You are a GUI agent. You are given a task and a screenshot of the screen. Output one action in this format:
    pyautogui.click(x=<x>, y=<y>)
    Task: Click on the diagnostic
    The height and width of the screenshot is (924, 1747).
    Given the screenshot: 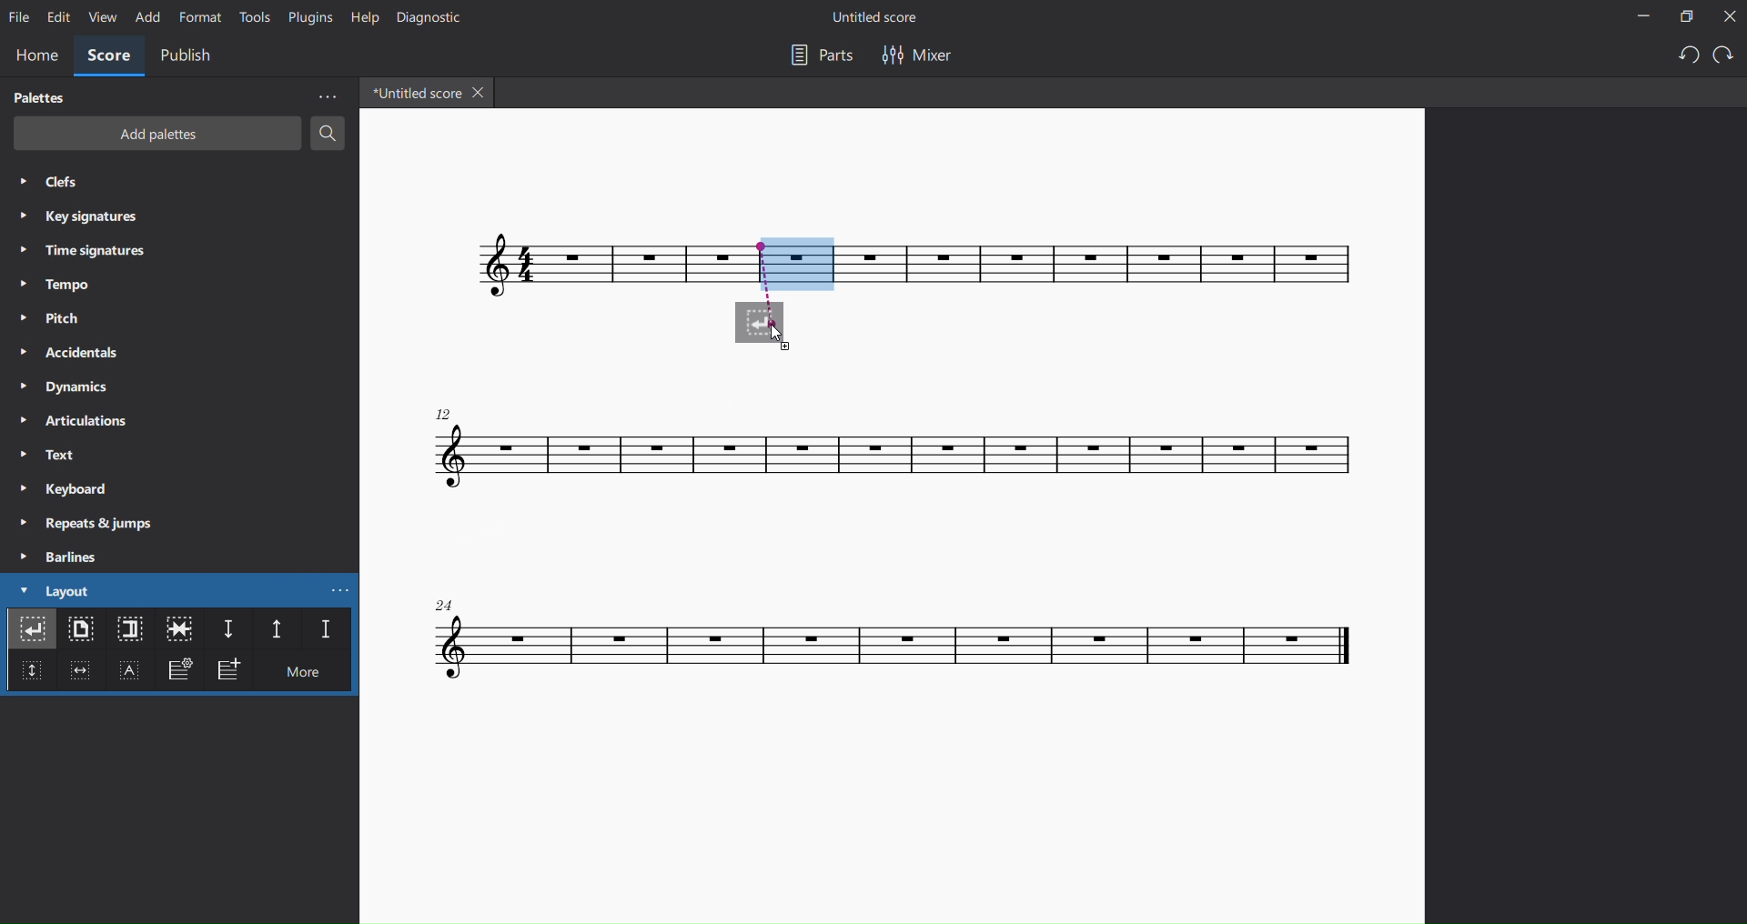 What is the action you would take?
    pyautogui.click(x=427, y=17)
    